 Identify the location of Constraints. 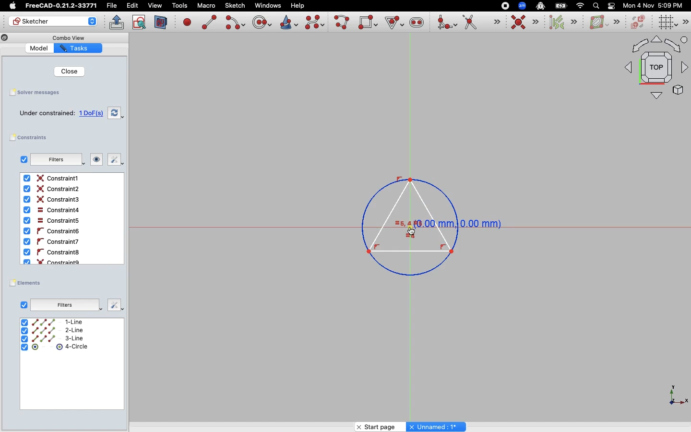
(32, 138).